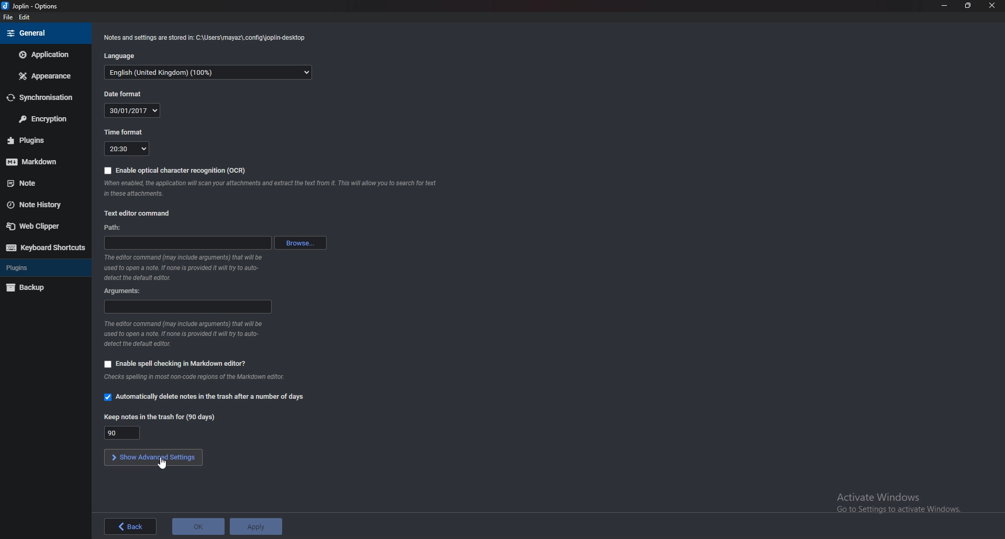 The width and height of the screenshot is (1005, 539). Describe the element at coordinates (37, 141) in the screenshot. I see `Plugins` at that location.